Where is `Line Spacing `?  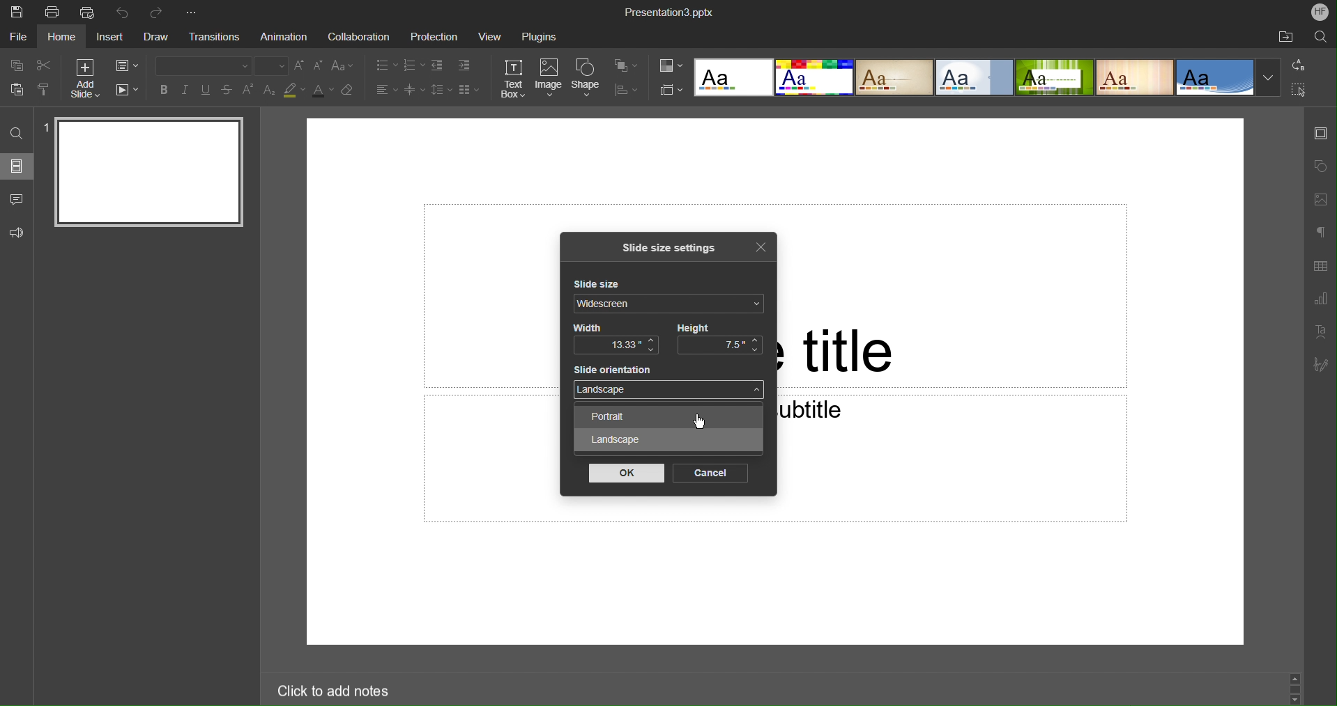 Line Spacing  is located at coordinates (440, 91).